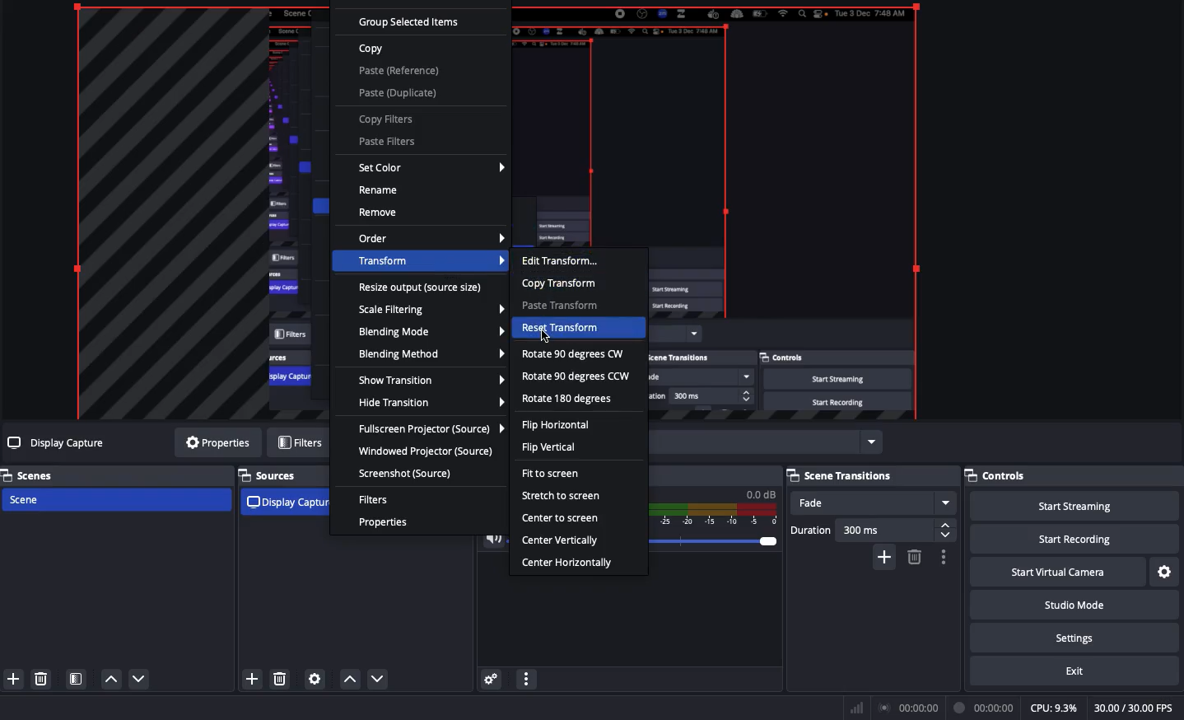 The height and width of the screenshot is (720, 1184). I want to click on Rotate 90 degrees, so click(577, 356).